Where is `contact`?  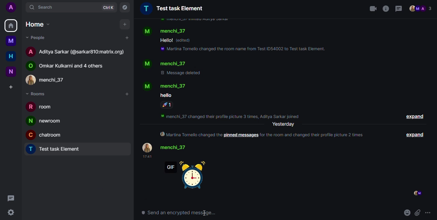 contact is located at coordinates (165, 64).